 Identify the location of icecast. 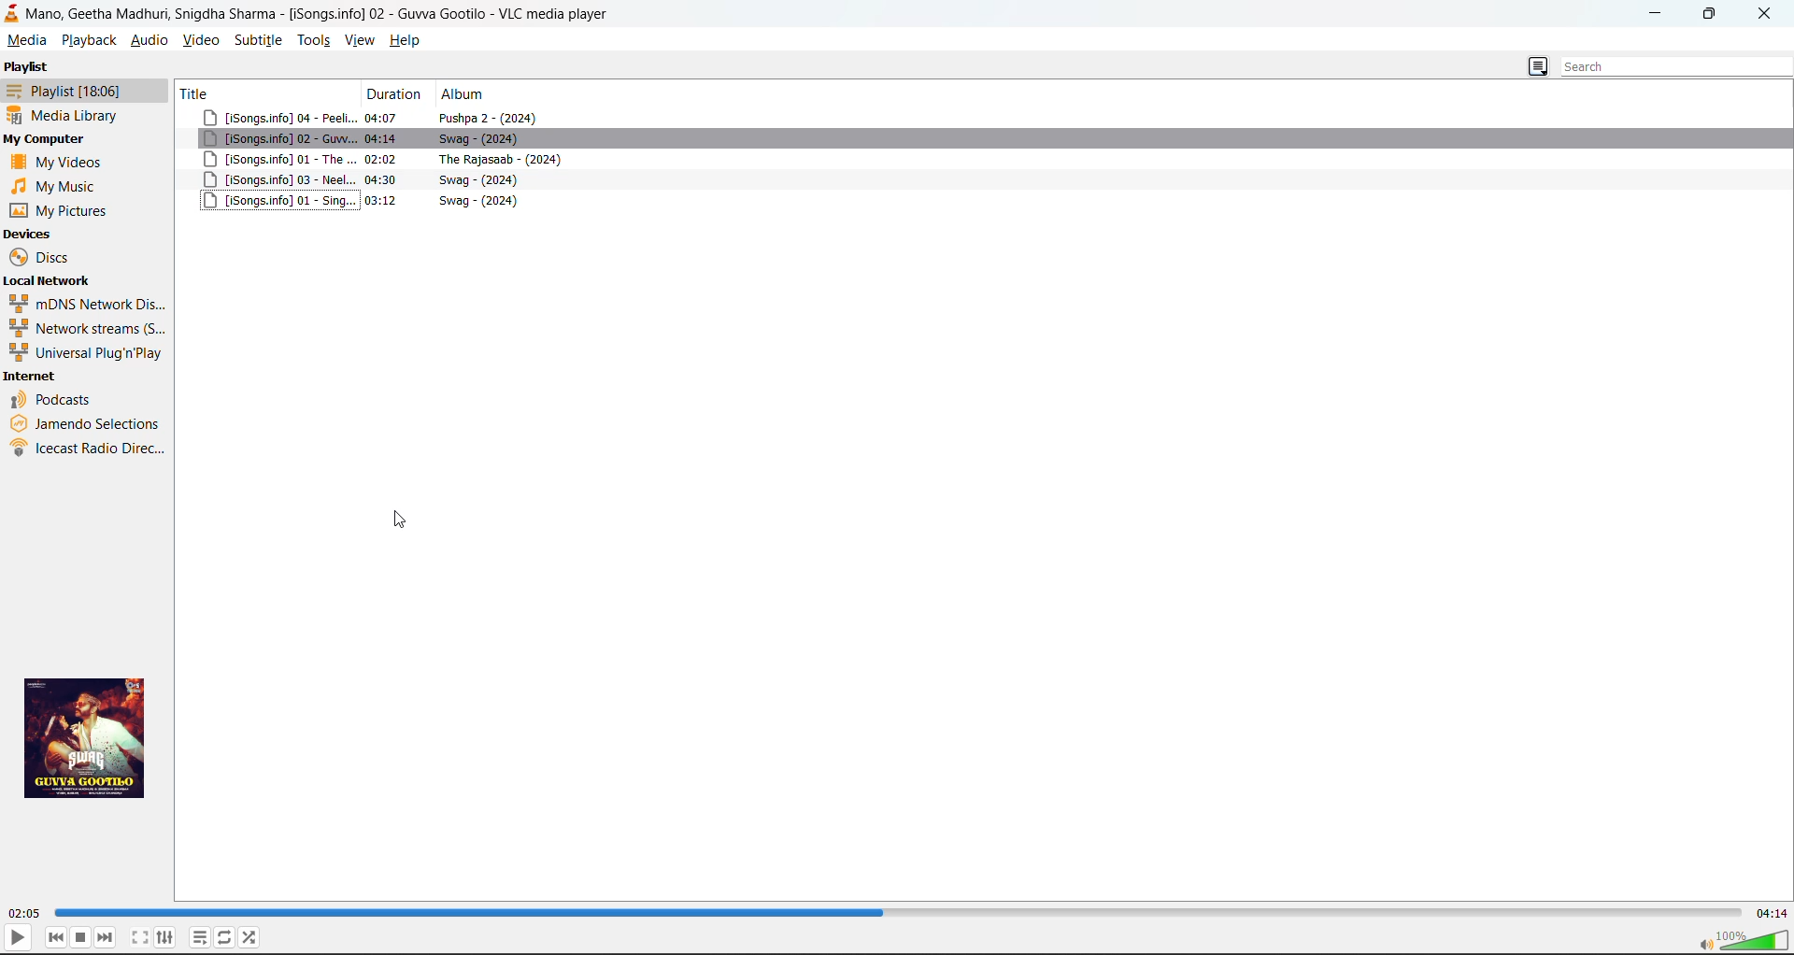
(91, 450).